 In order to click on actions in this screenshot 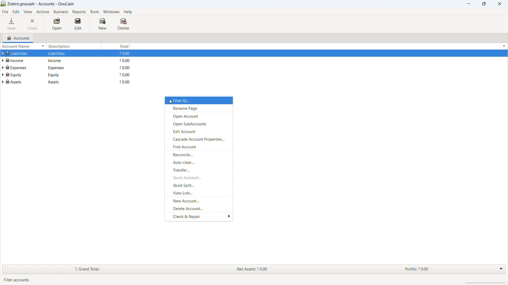, I will do `click(43, 12)`.